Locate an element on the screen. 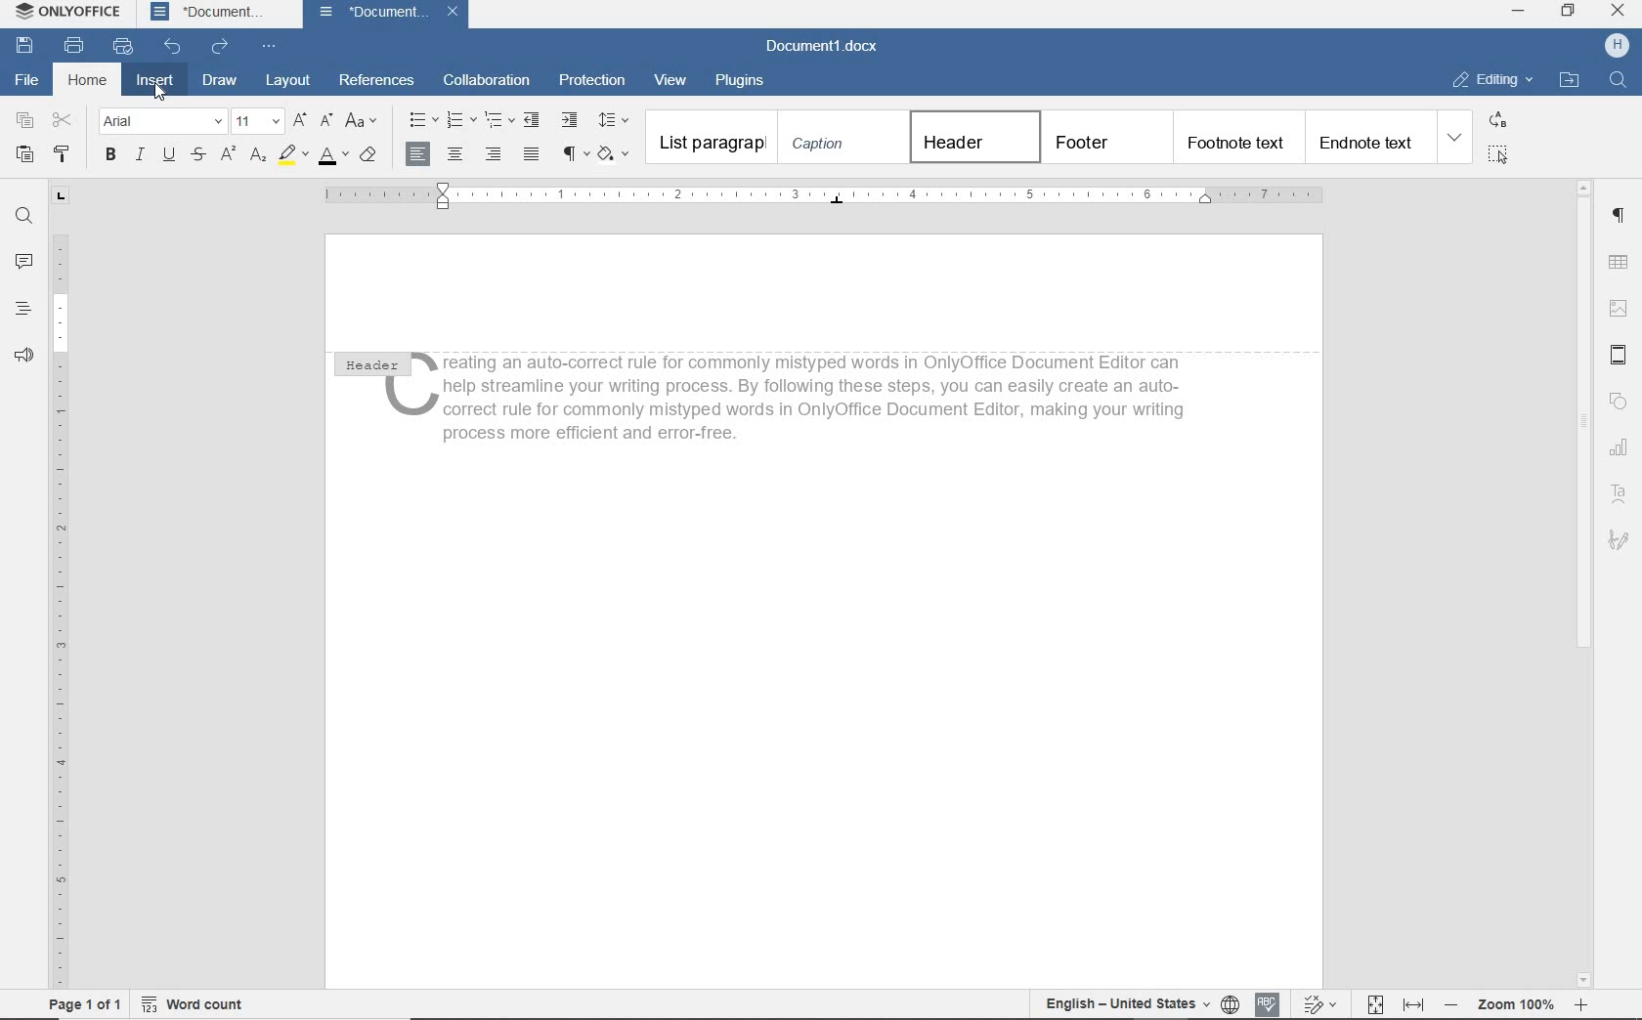 The image size is (1642, 1020). FONT is located at coordinates (162, 123).